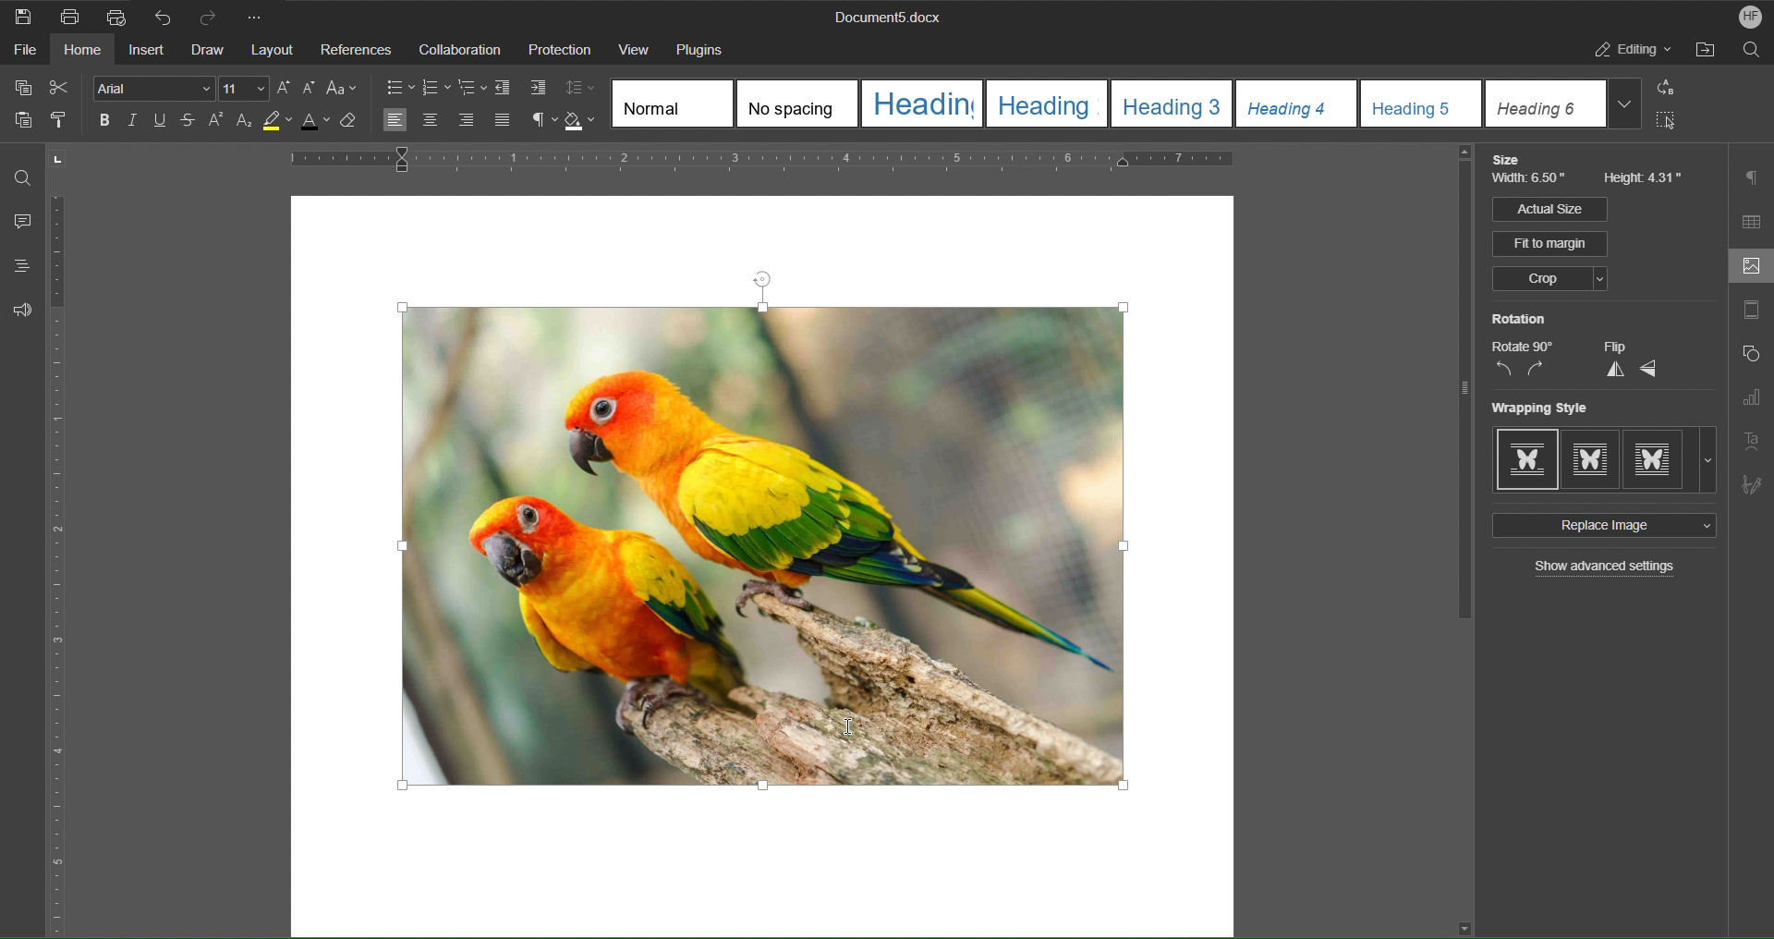 This screenshot has width=1774, height=939. Describe the element at coordinates (20, 124) in the screenshot. I see `Paste` at that location.